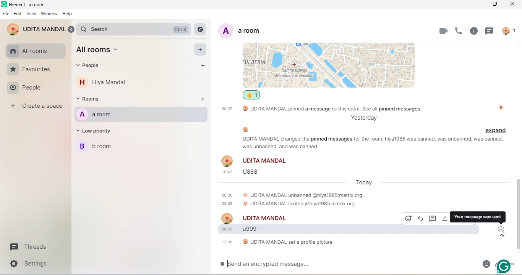 The height and width of the screenshot is (275, 522). I want to click on Your message was sent, so click(479, 217).